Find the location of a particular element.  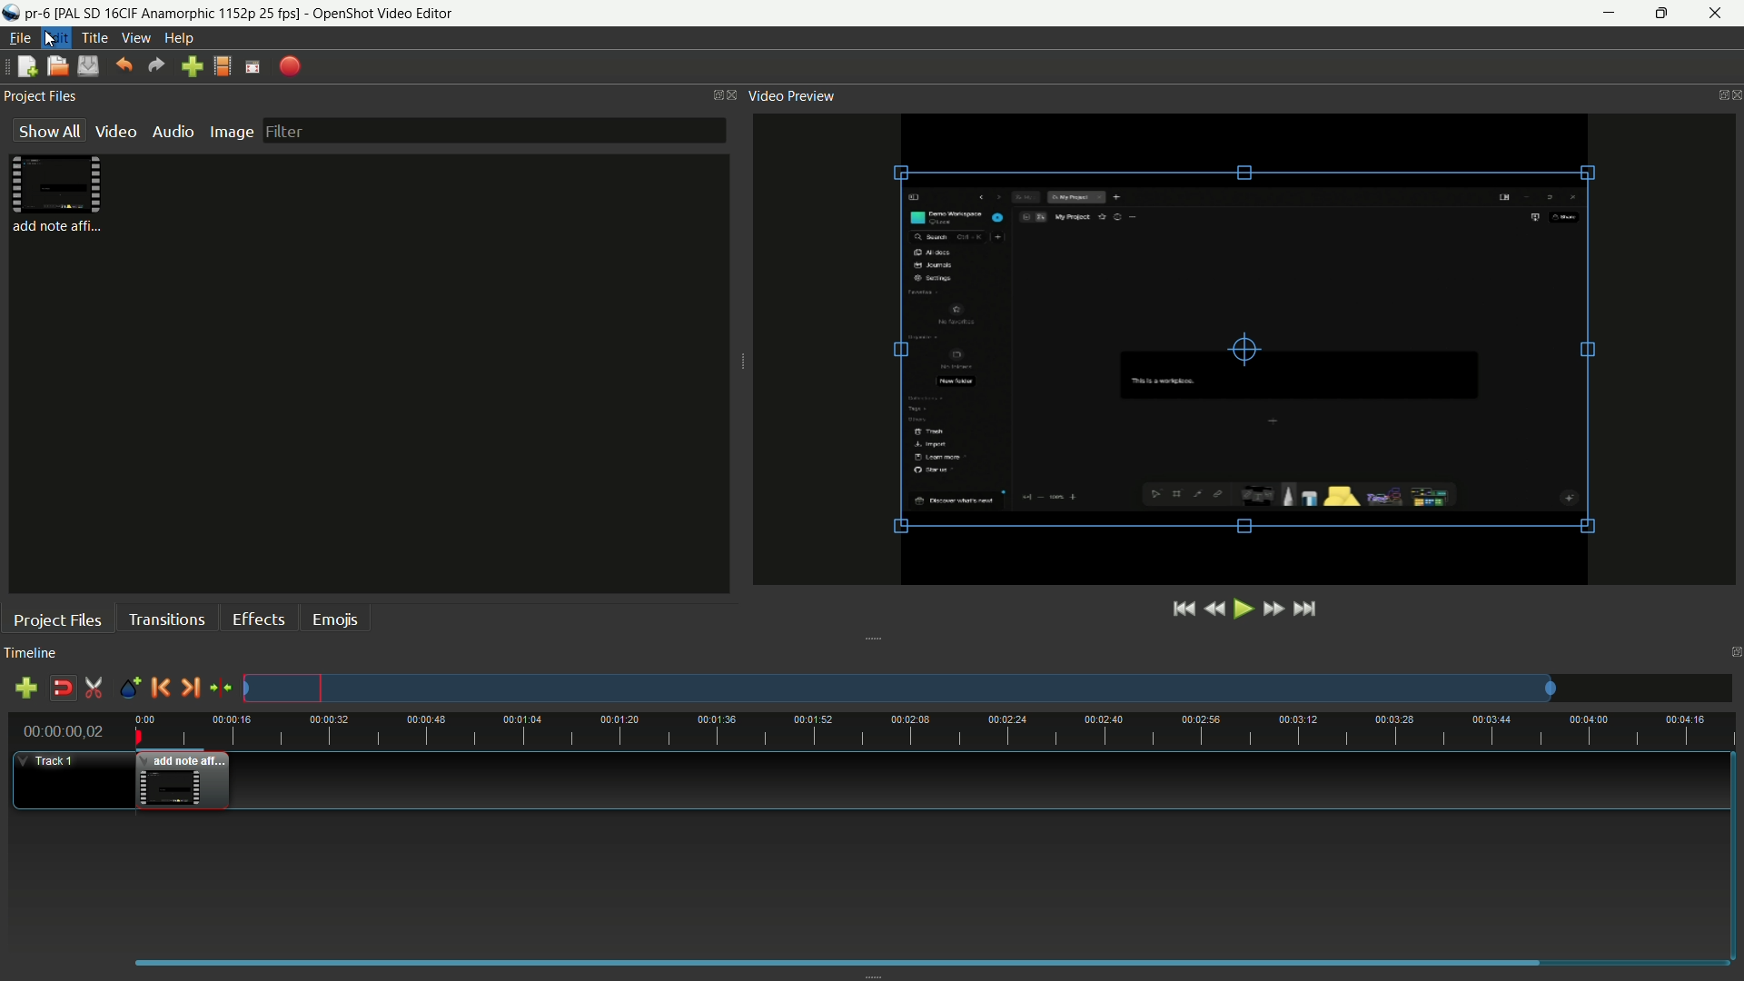

full screen is located at coordinates (253, 67).